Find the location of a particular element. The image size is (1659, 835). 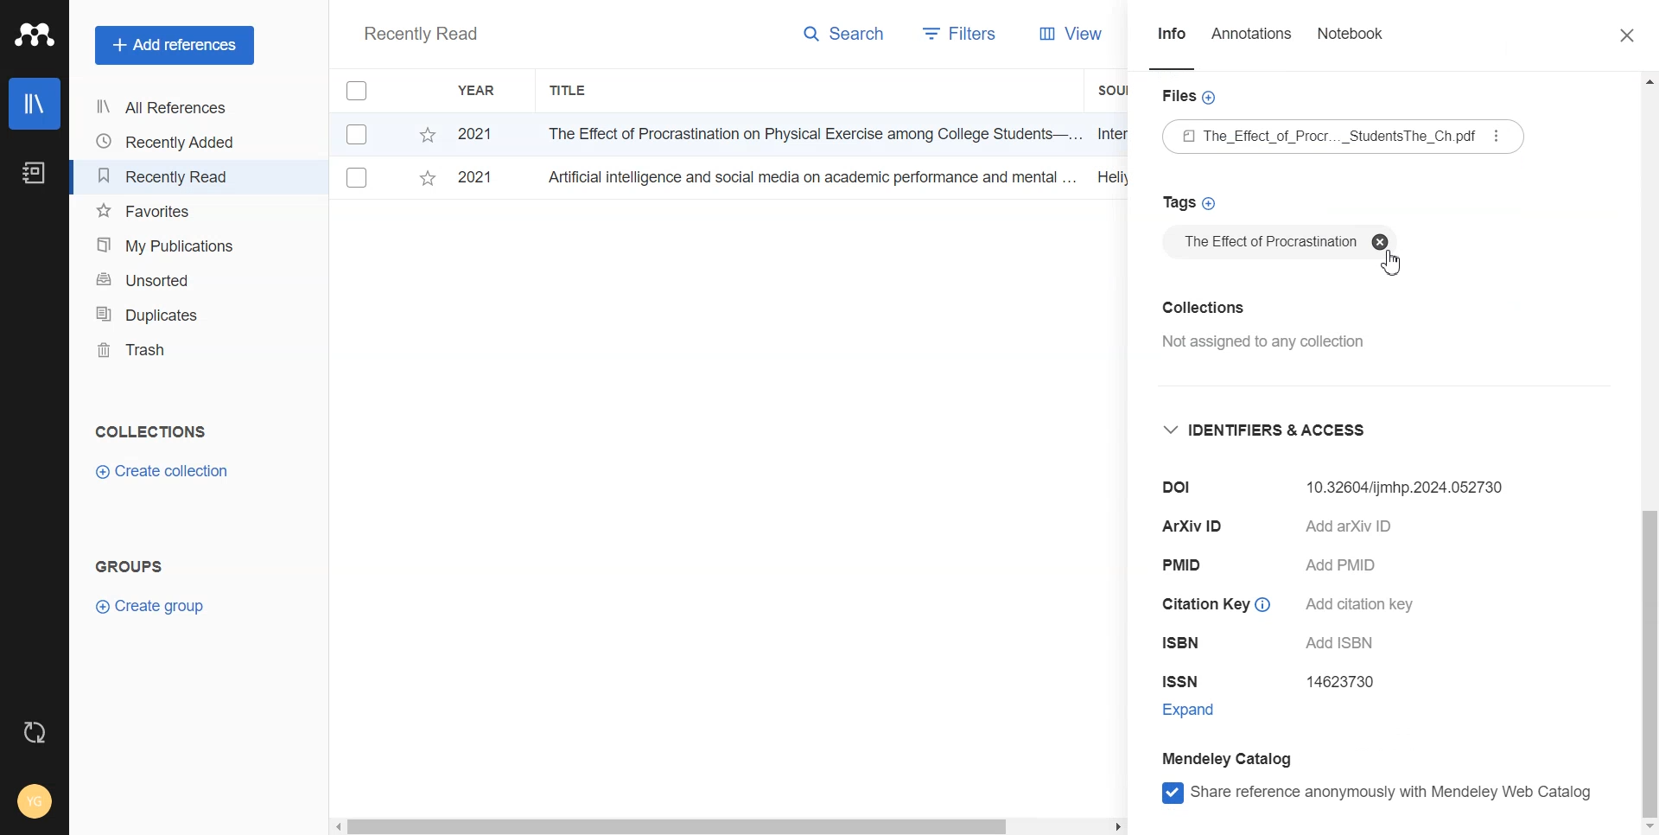

Add tags is located at coordinates (1190, 202).